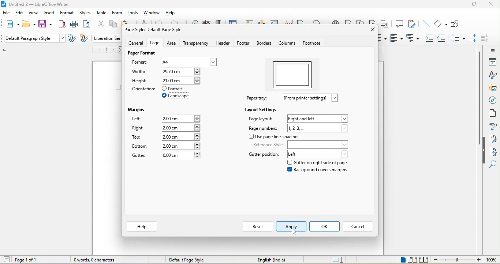 The width and height of the screenshot is (500, 264). I want to click on layout settings, so click(261, 109).